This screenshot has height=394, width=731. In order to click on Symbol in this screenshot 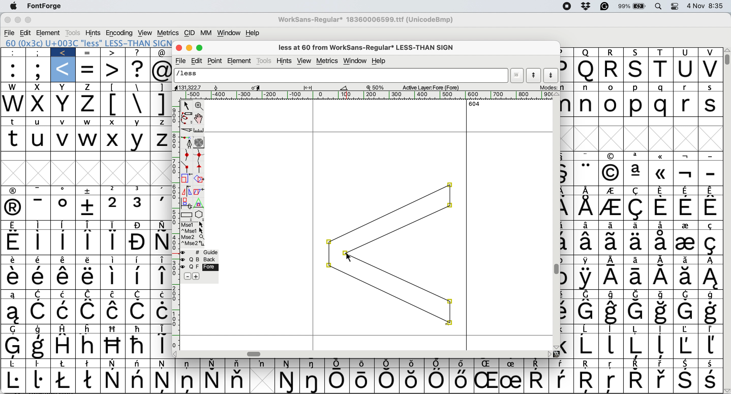, I will do `click(263, 363)`.